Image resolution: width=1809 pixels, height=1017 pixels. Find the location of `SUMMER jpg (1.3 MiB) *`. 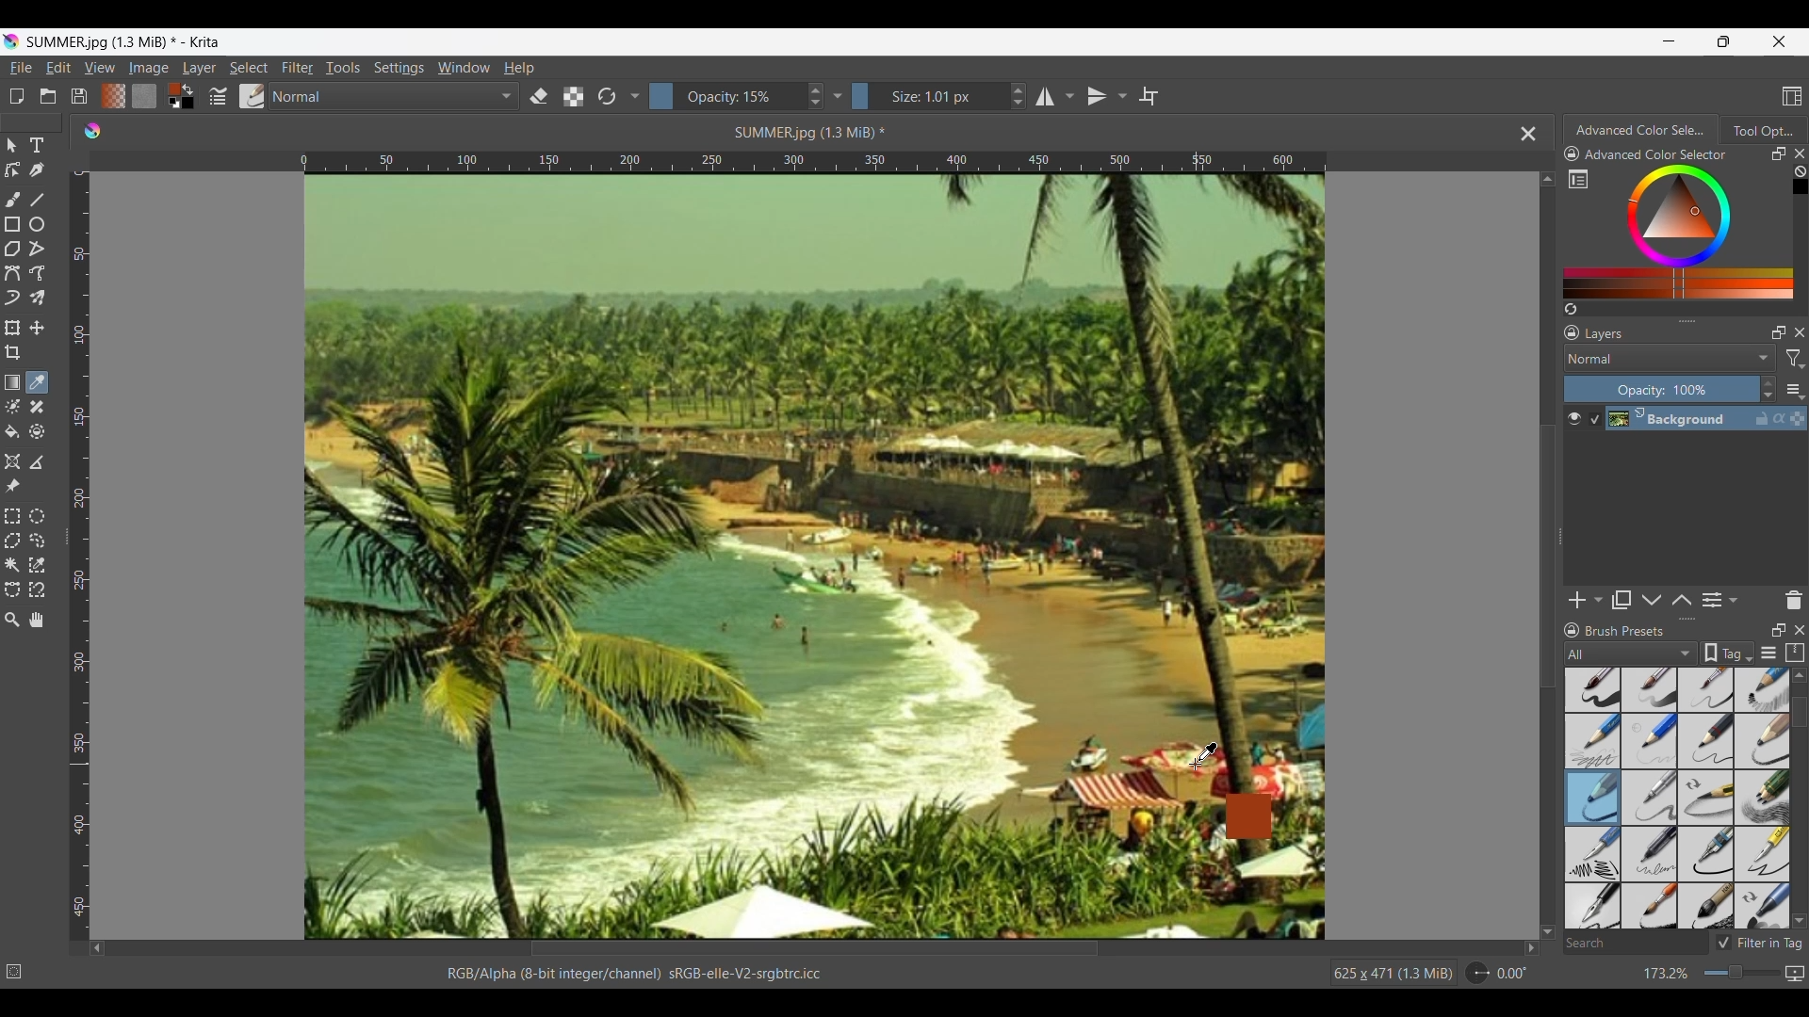

SUMMER jpg (1.3 MiB) * is located at coordinates (812, 132).